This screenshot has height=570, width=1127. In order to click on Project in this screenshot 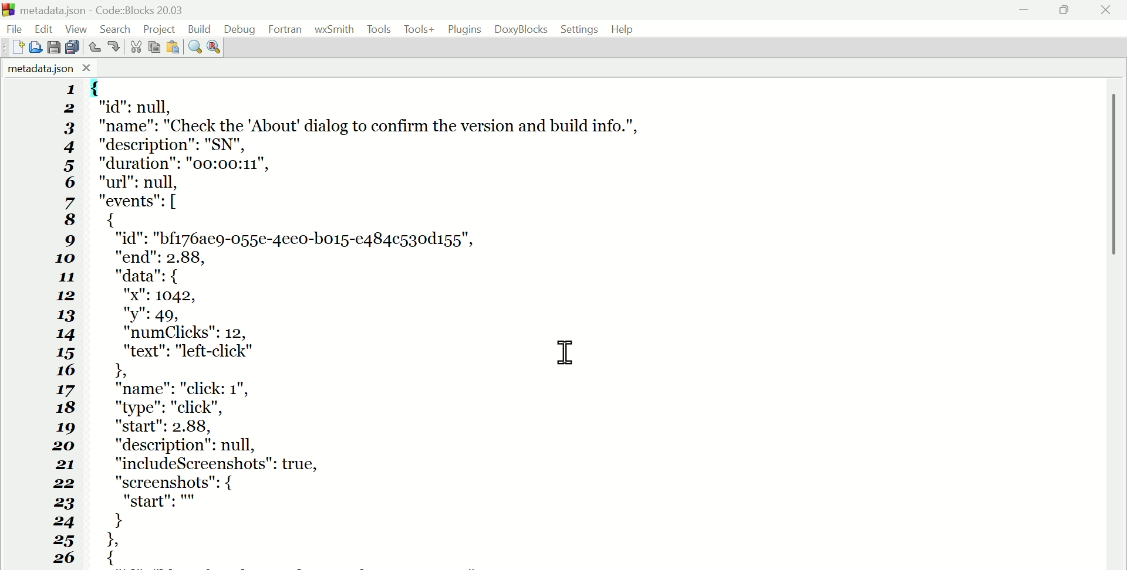, I will do `click(161, 28)`.